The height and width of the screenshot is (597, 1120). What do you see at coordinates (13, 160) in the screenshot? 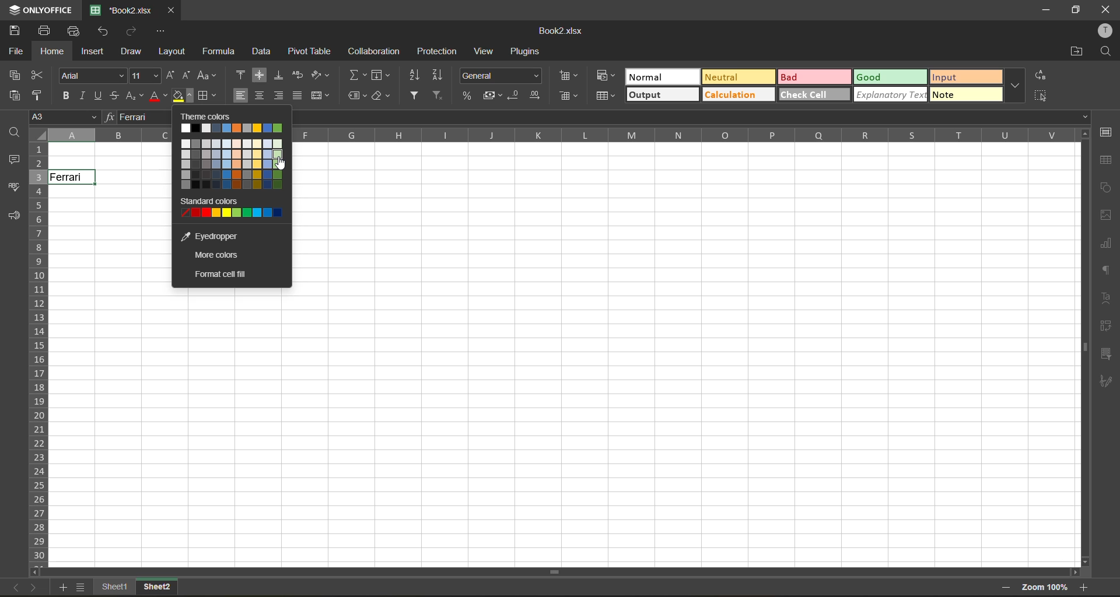
I see `comments` at bounding box center [13, 160].